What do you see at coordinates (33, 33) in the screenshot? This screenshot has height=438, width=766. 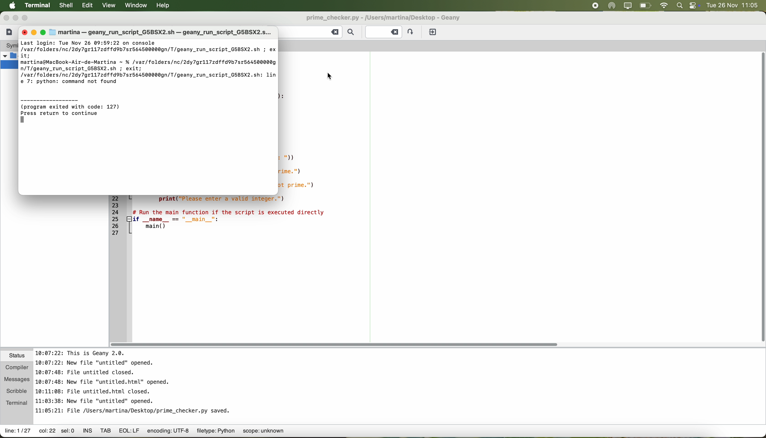 I see `minimize` at bounding box center [33, 33].